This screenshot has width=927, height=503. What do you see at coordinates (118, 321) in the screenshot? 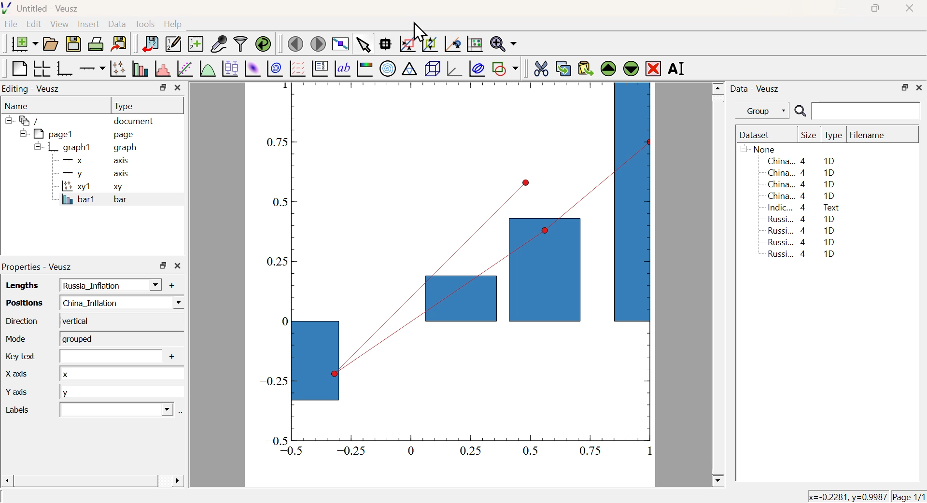
I see `Vertical` at bounding box center [118, 321].